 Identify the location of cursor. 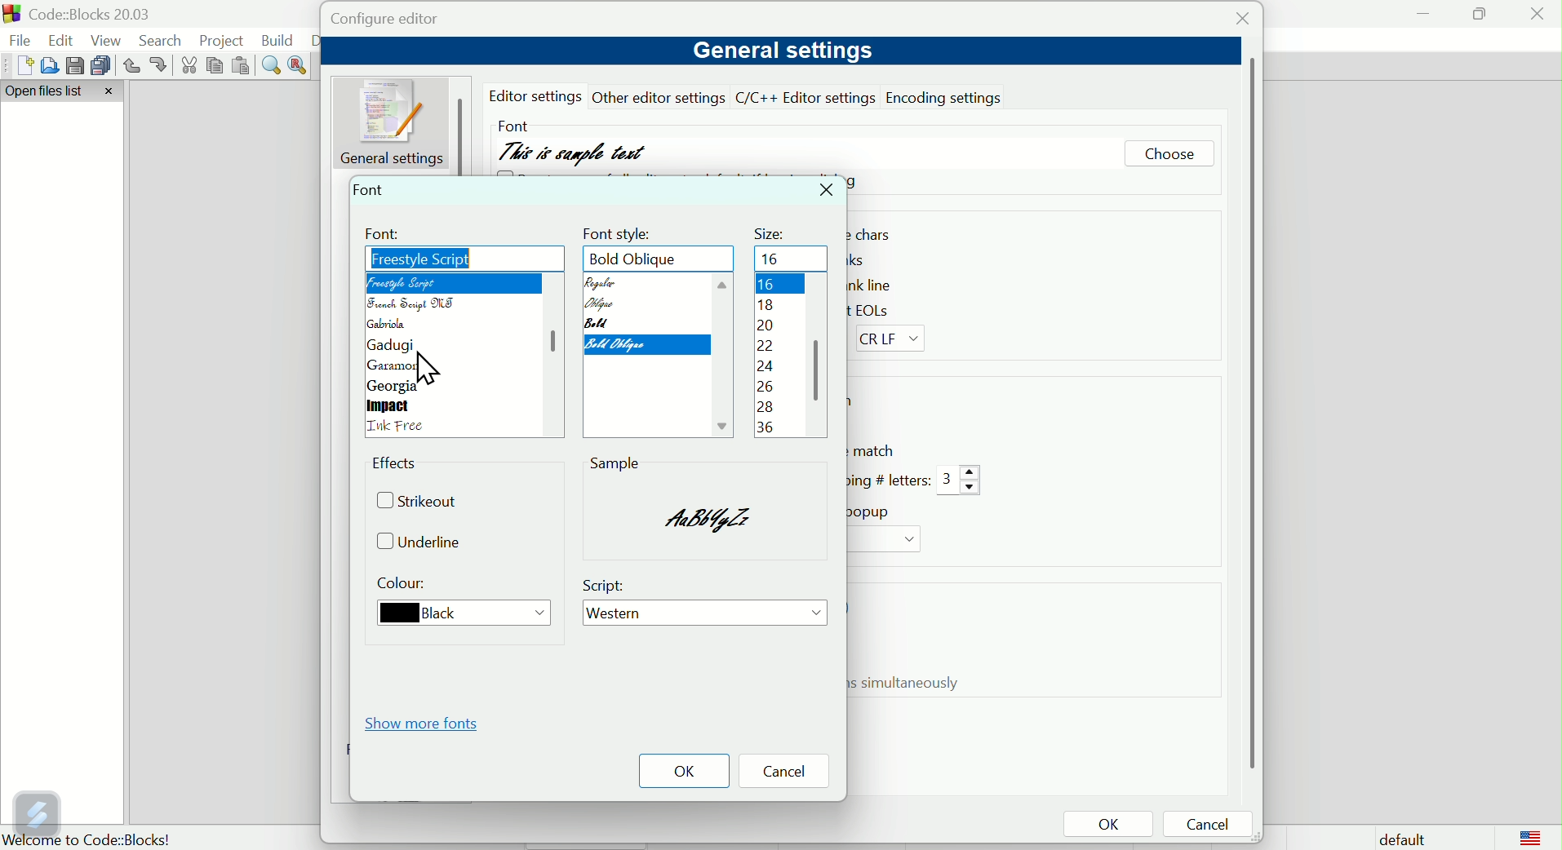
(428, 372).